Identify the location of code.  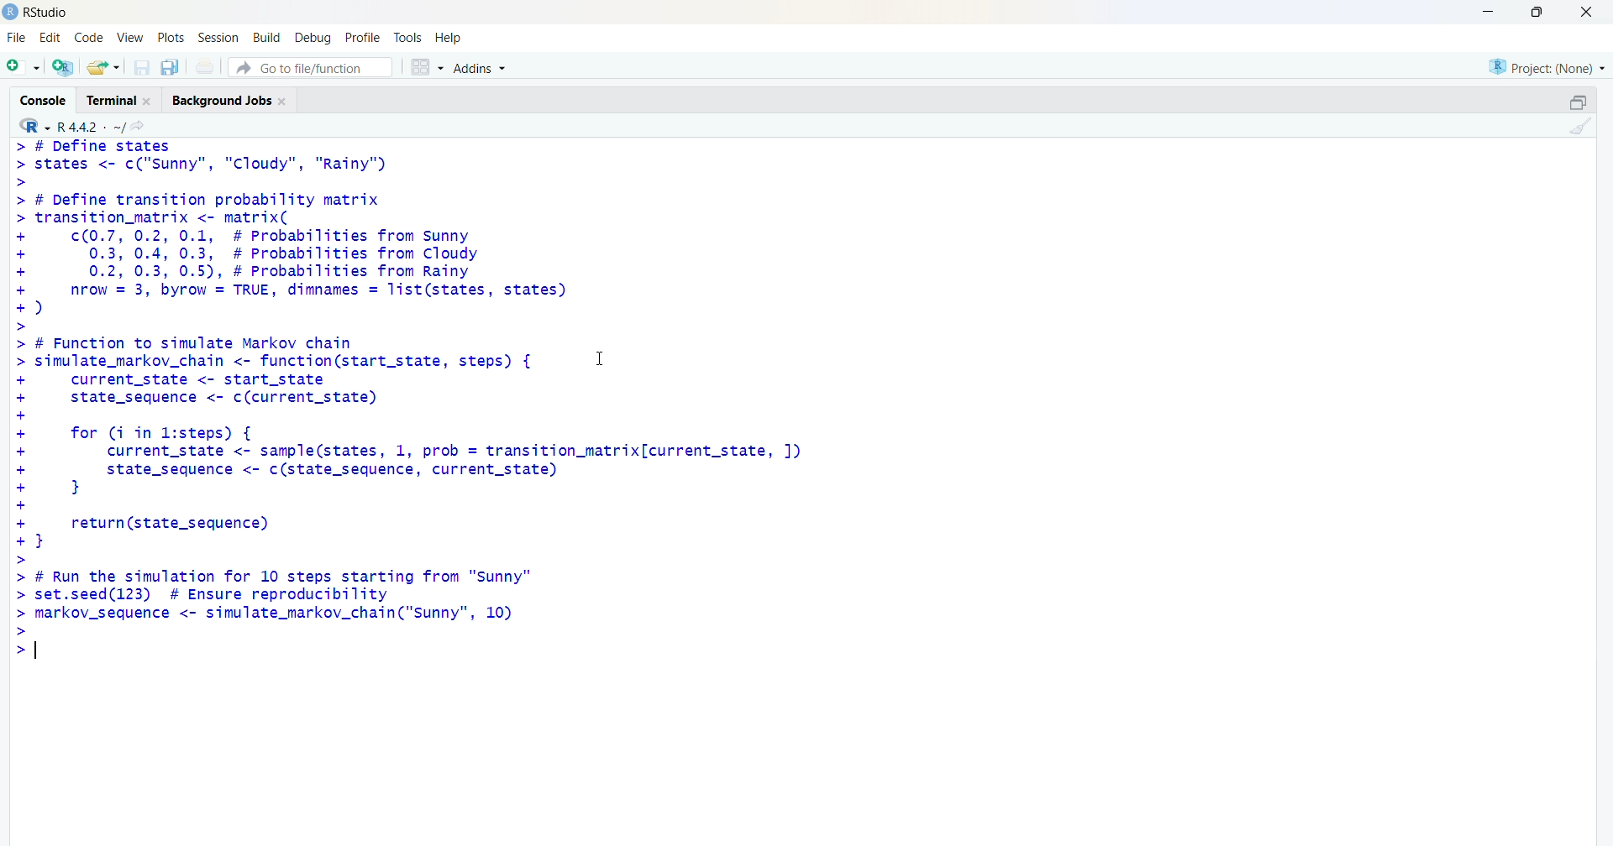
(92, 35).